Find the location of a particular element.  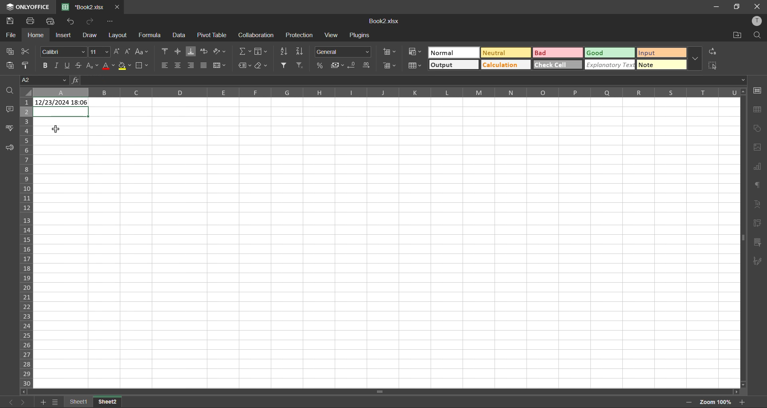

images is located at coordinates (757, 148).